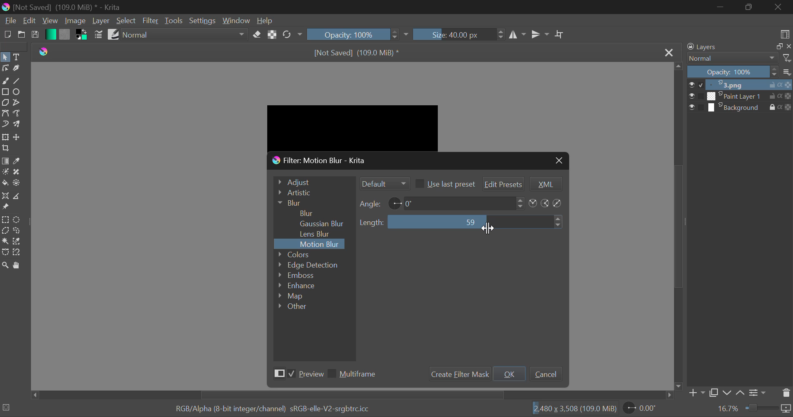 This screenshot has height=417, width=793. I want to click on Move Layer Up, so click(741, 391).